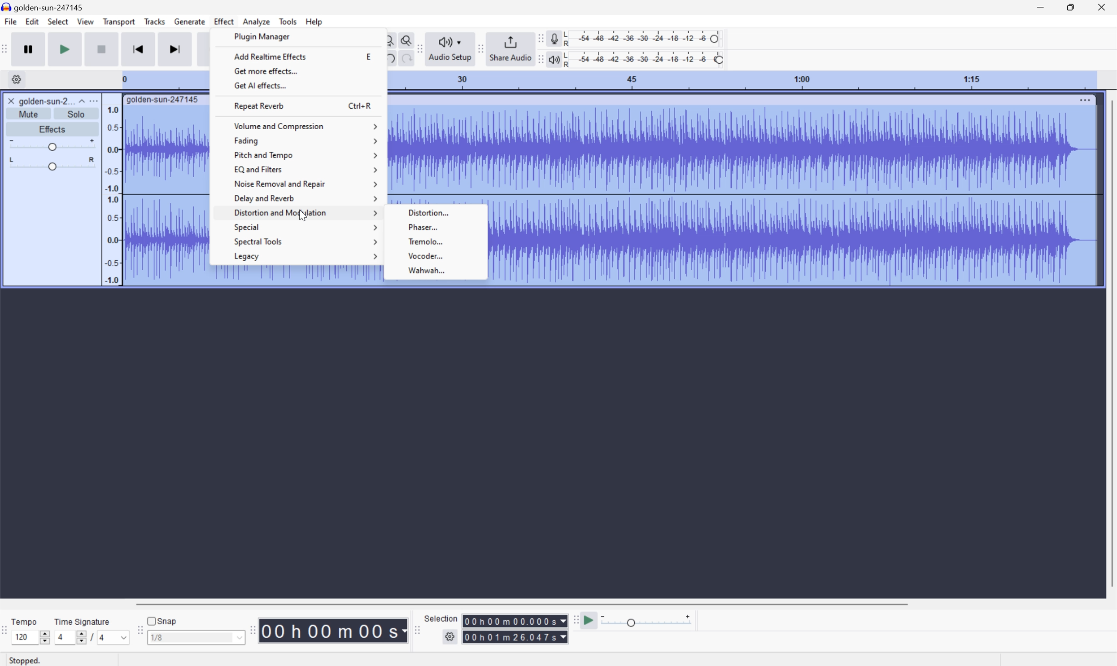 The width and height of the screenshot is (1117, 666). Describe the element at coordinates (306, 256) in the screenshot. I see `Legacy` at that location.